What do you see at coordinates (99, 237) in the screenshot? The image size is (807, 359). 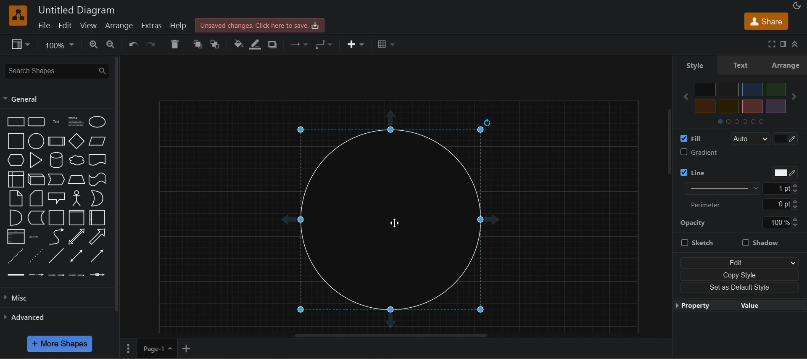 I see `arrow` at bounding box center [99, 237].